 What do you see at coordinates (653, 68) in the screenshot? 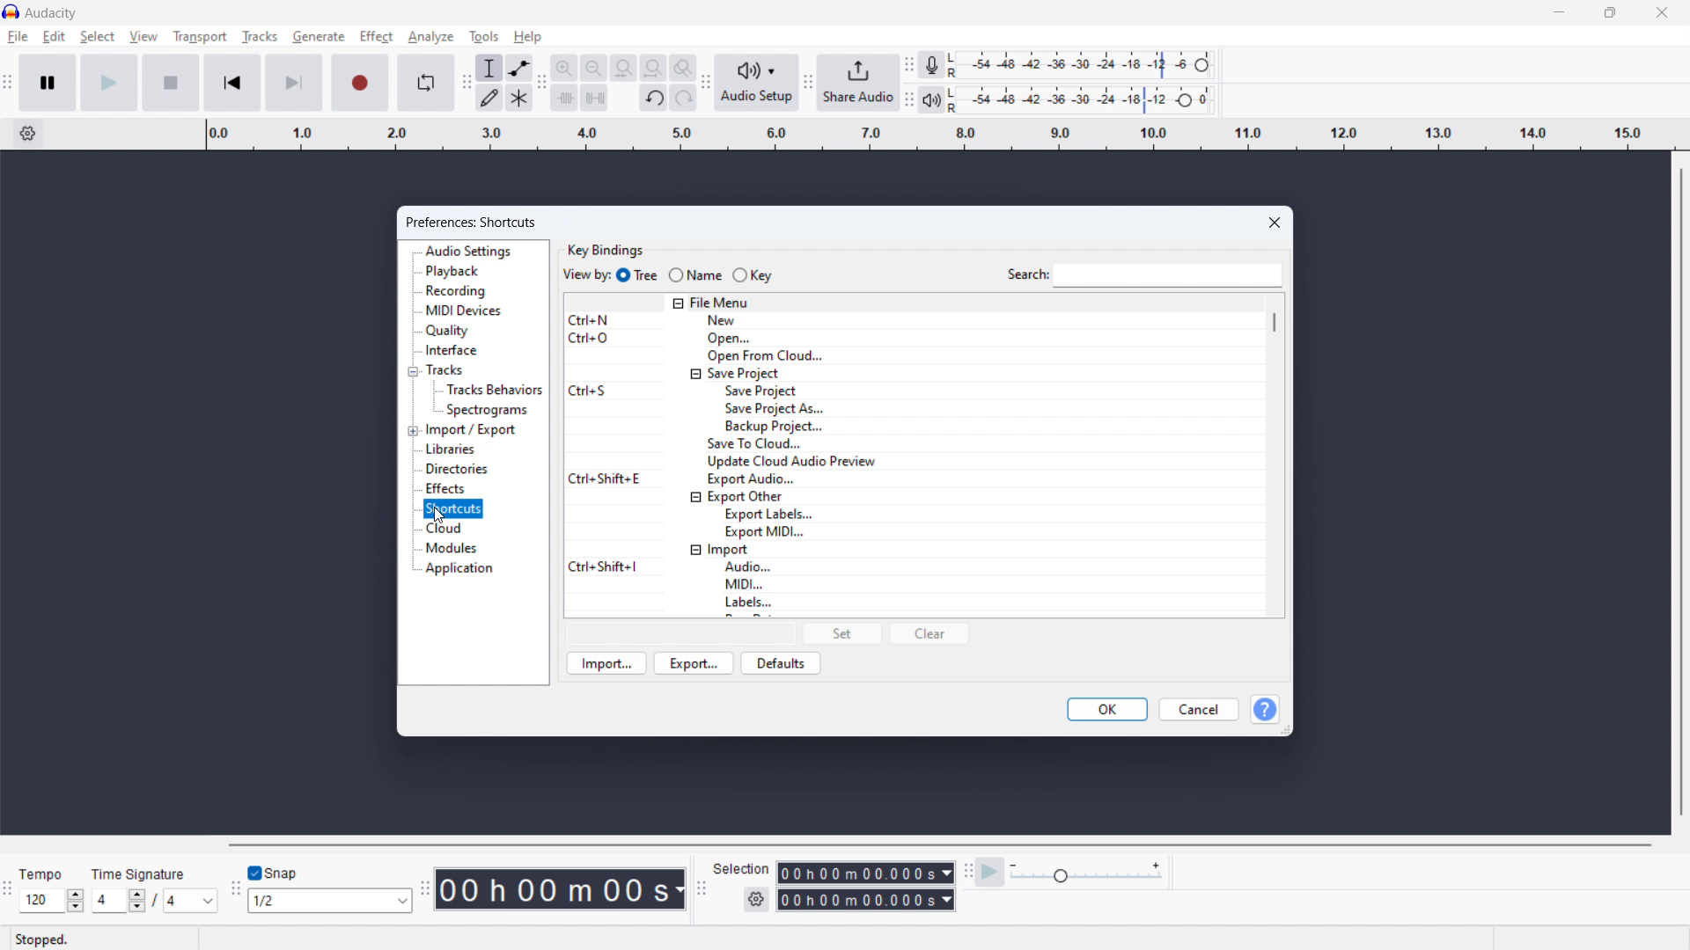
I see `fit project to width` at bounding box center [653, 68].